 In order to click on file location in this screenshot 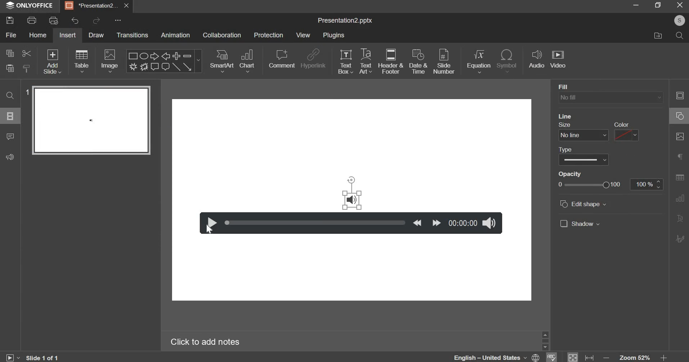, I will do `click(662, 37)`.